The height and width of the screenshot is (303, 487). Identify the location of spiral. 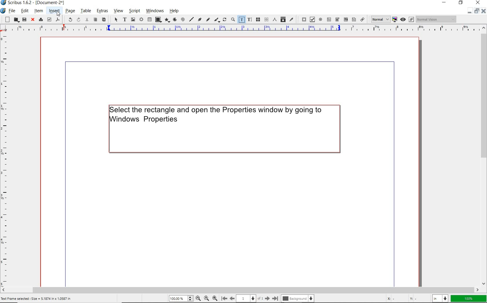
(183, 19).